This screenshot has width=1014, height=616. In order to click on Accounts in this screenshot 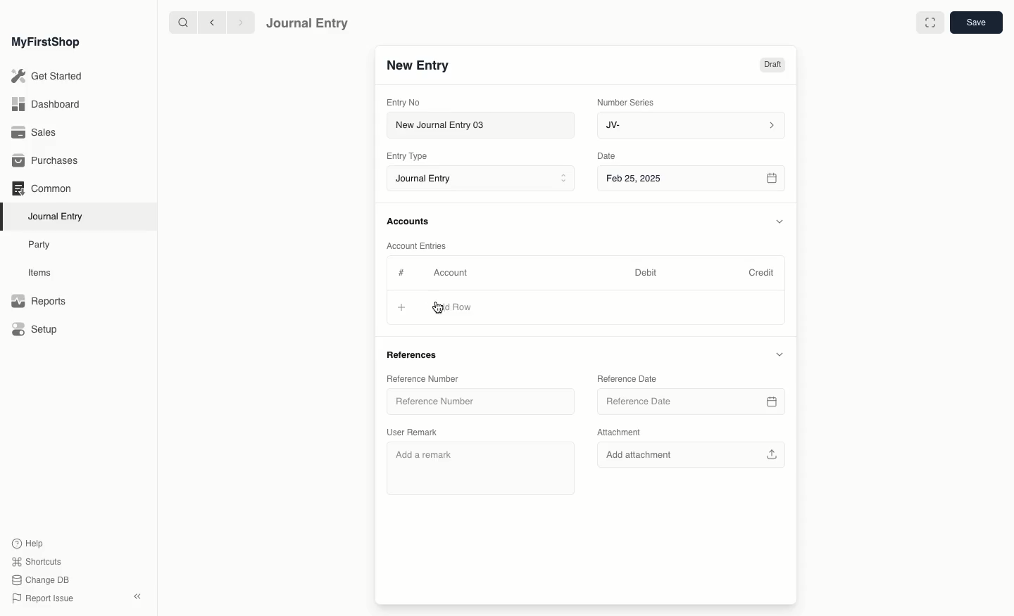, I will do `click(409, 222)`.